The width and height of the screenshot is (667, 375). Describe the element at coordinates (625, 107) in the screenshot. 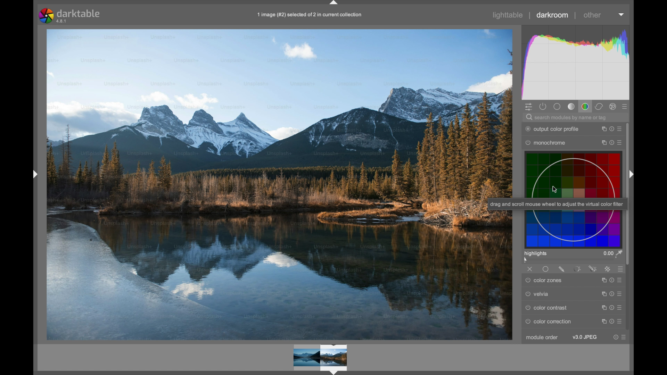

I see `presets` at that location.